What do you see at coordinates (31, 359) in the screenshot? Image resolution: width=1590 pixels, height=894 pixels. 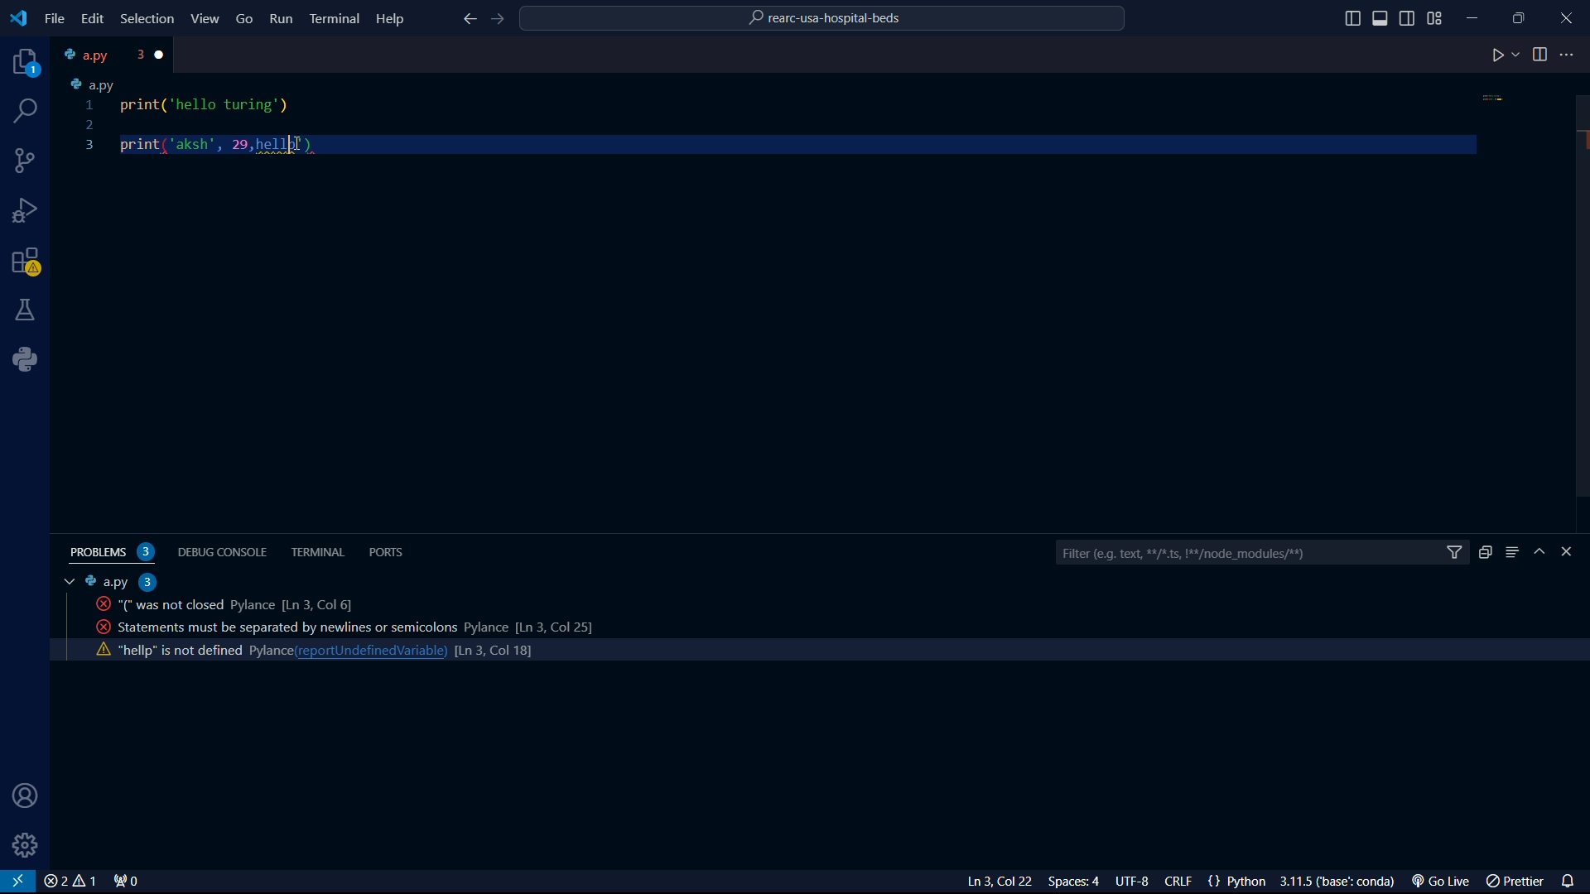 I see `python` at bounding box center [31, 359].